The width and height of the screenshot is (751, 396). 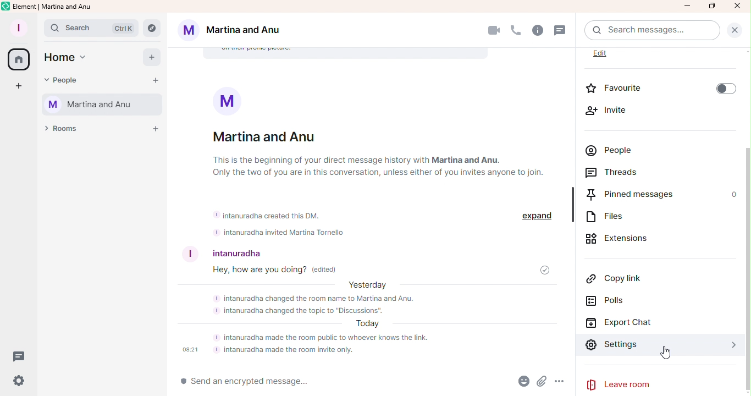 I want to click on Bot messages, so click(x=369, y=321).